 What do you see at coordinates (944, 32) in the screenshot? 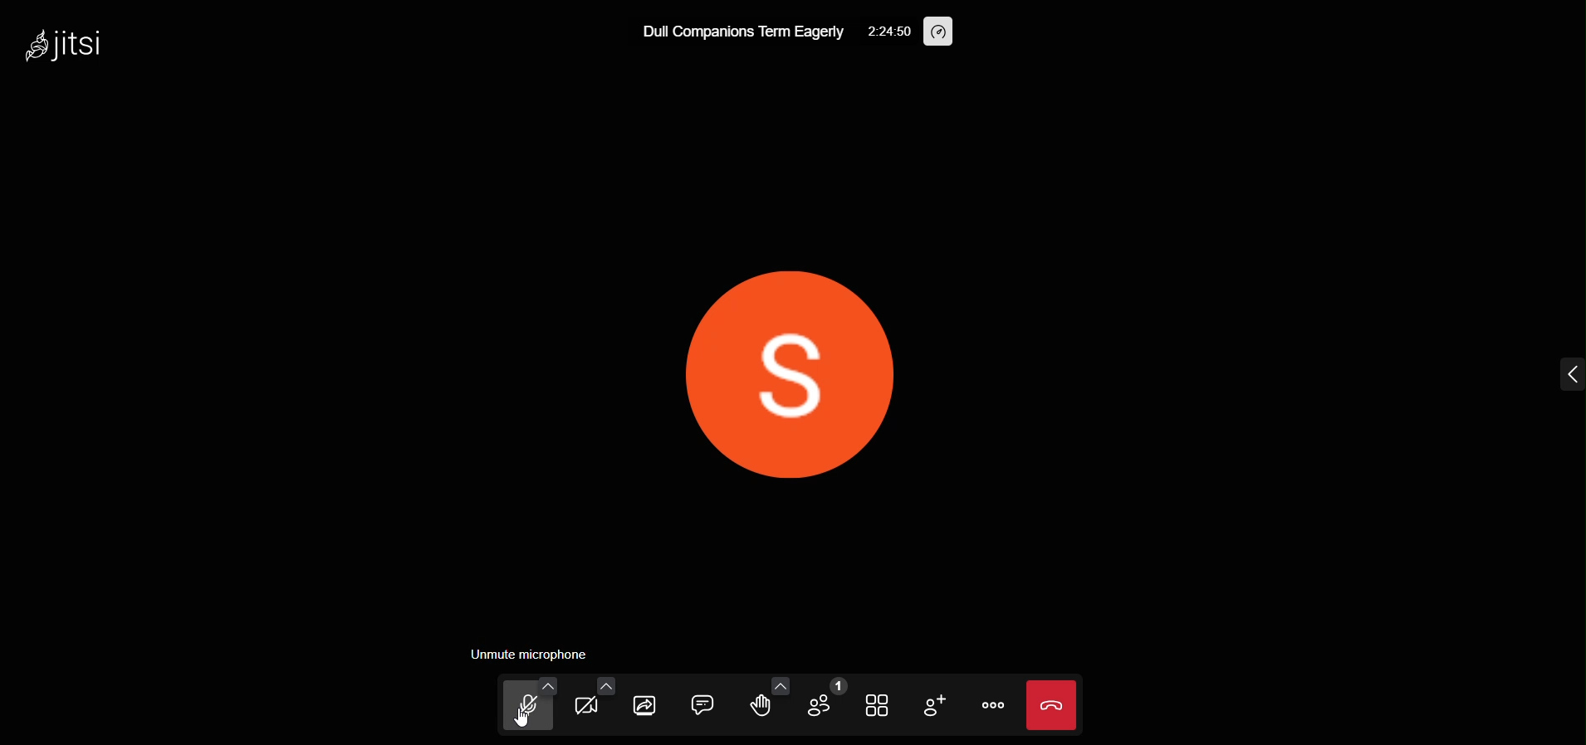
I see `performance setting` at bounding box center [944, 32].